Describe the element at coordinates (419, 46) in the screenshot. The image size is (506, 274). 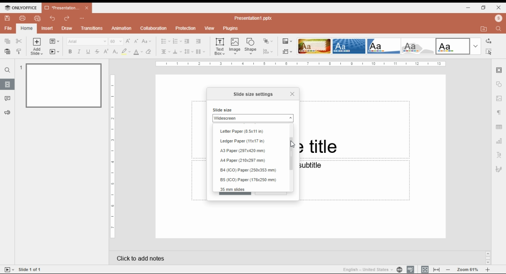
I see `slide them option` at that location.